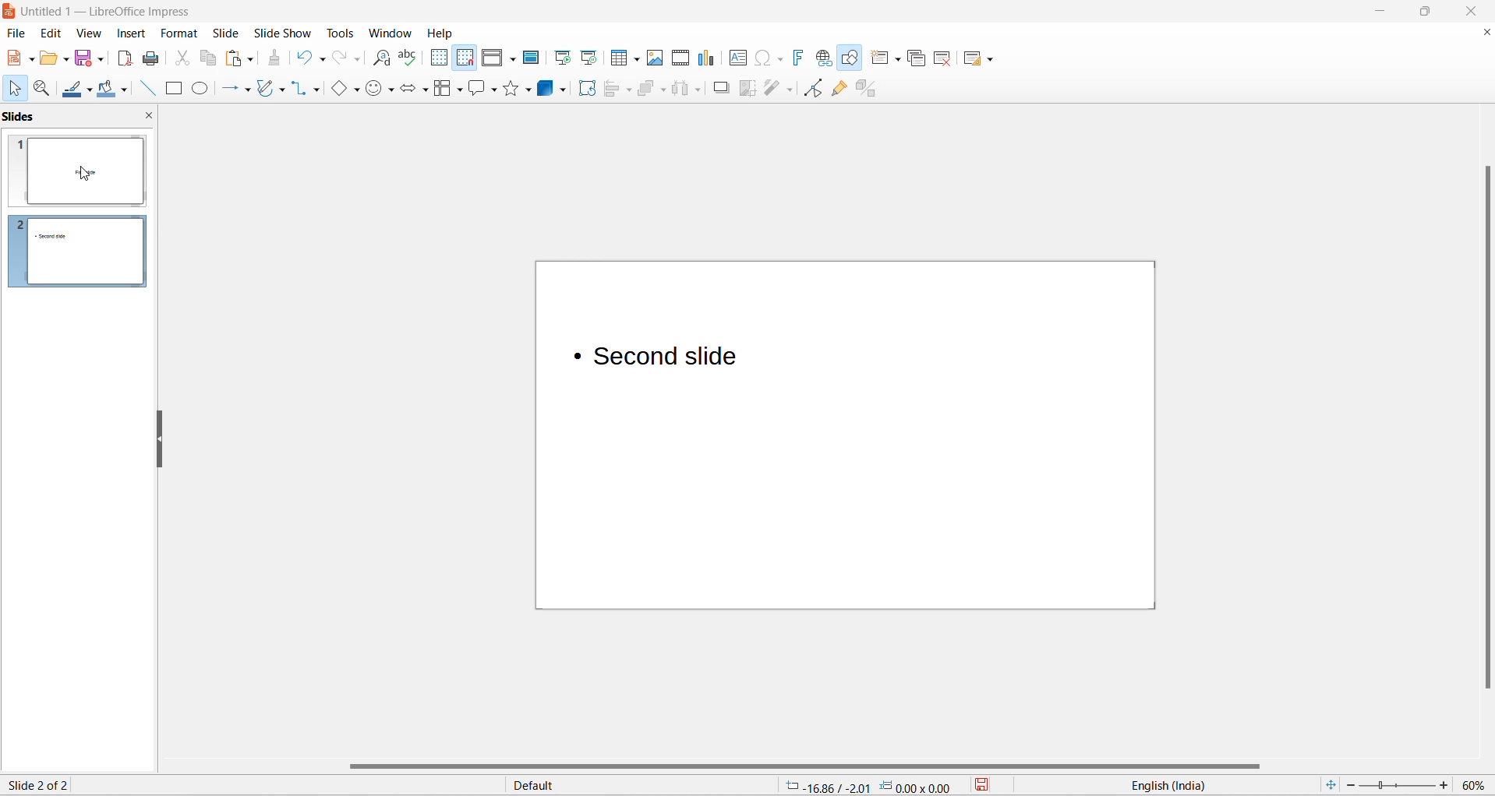 This screenshot has width=1495, height=796. I want to click on file title, so click(108, 12).